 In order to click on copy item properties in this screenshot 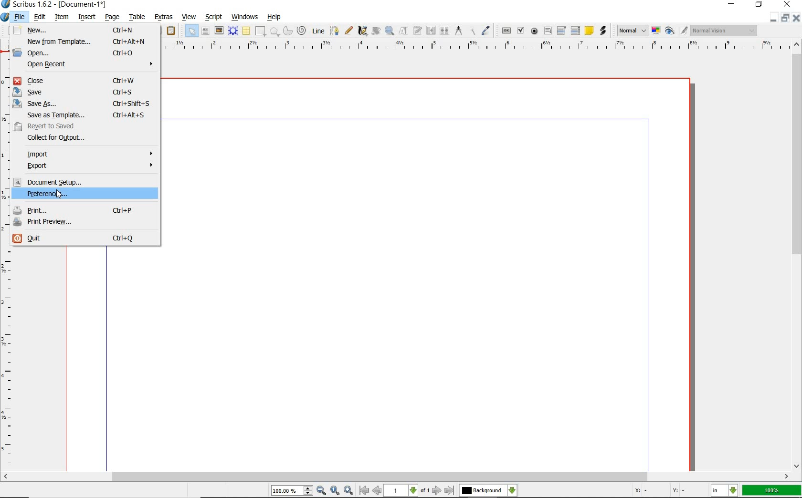, I will do `click(473, 30)`.